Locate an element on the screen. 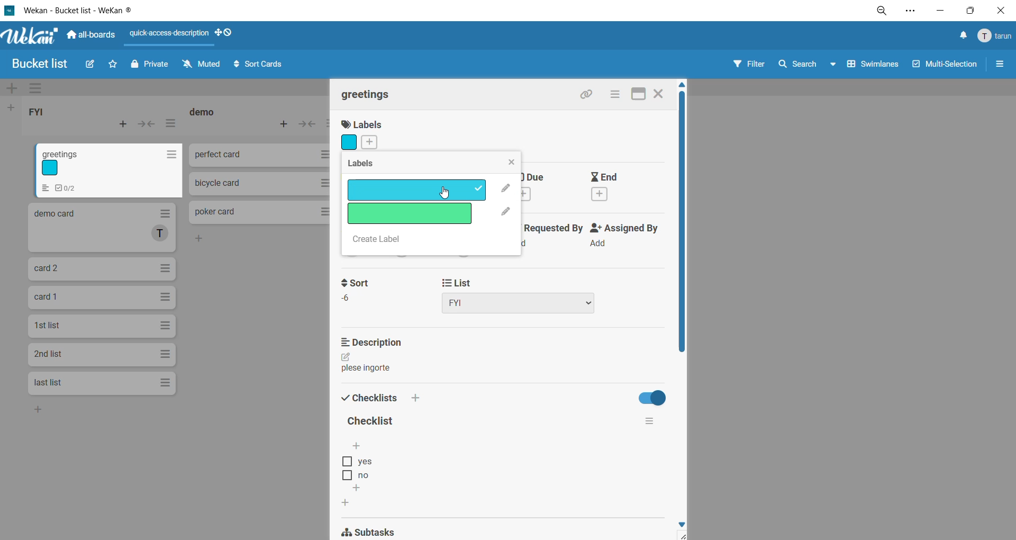 The width and height of the screenshot is (1016, 540). swimlanes is located at coordinates (868, 66).